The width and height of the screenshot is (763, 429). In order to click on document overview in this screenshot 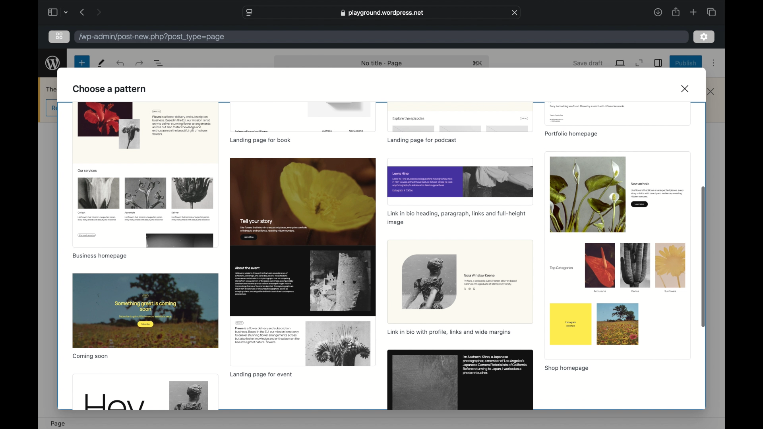, I will do `click(159, 63)`.